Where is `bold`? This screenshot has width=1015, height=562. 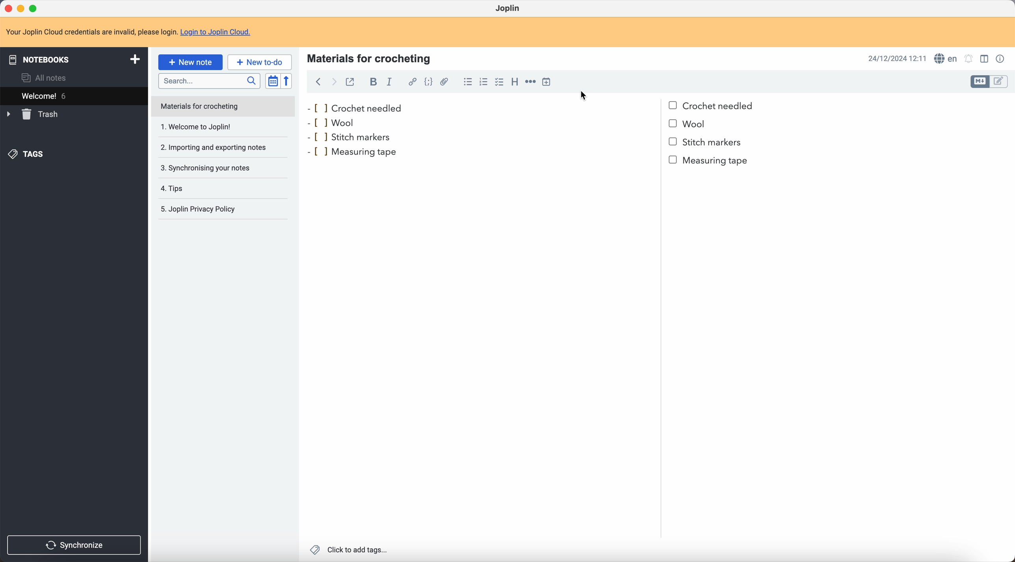
bold is located at coordinates (371, 82).